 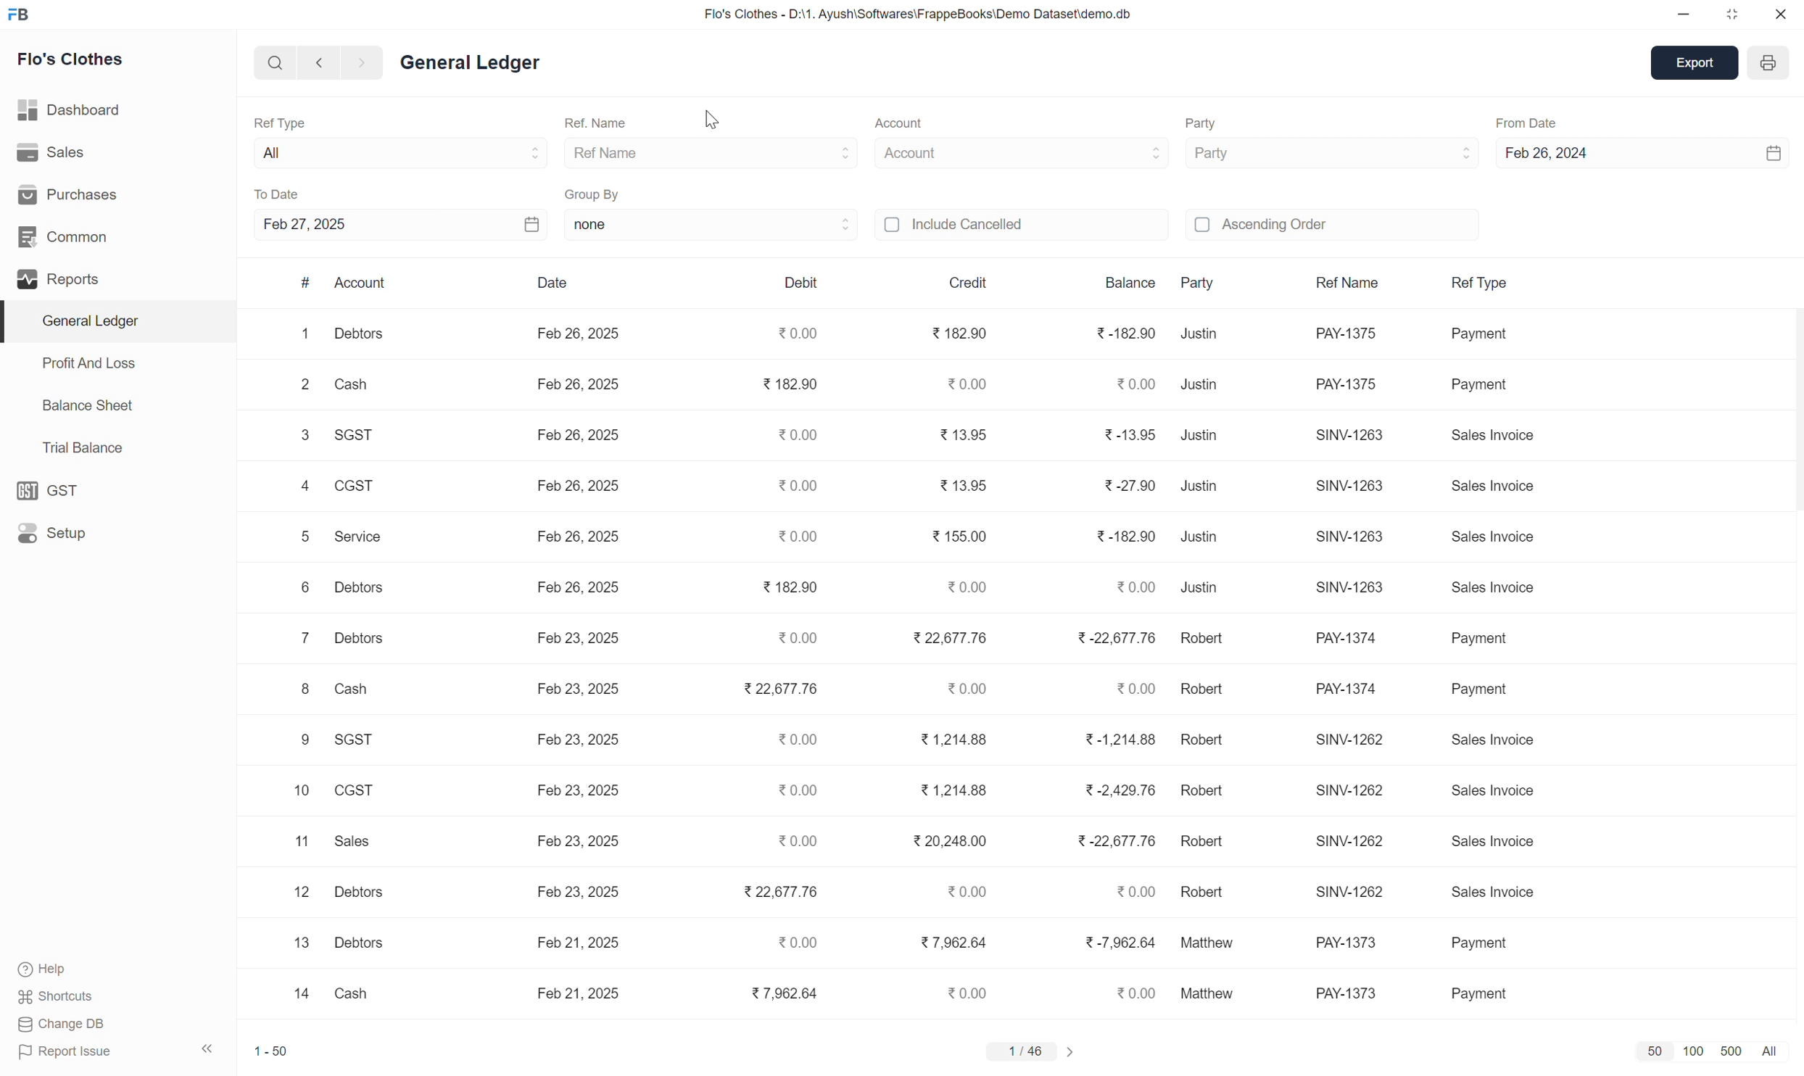 What do you see at coordinates (1481, 996) in the screenshot?
I see `payment` at bounding box center [1481, 996].